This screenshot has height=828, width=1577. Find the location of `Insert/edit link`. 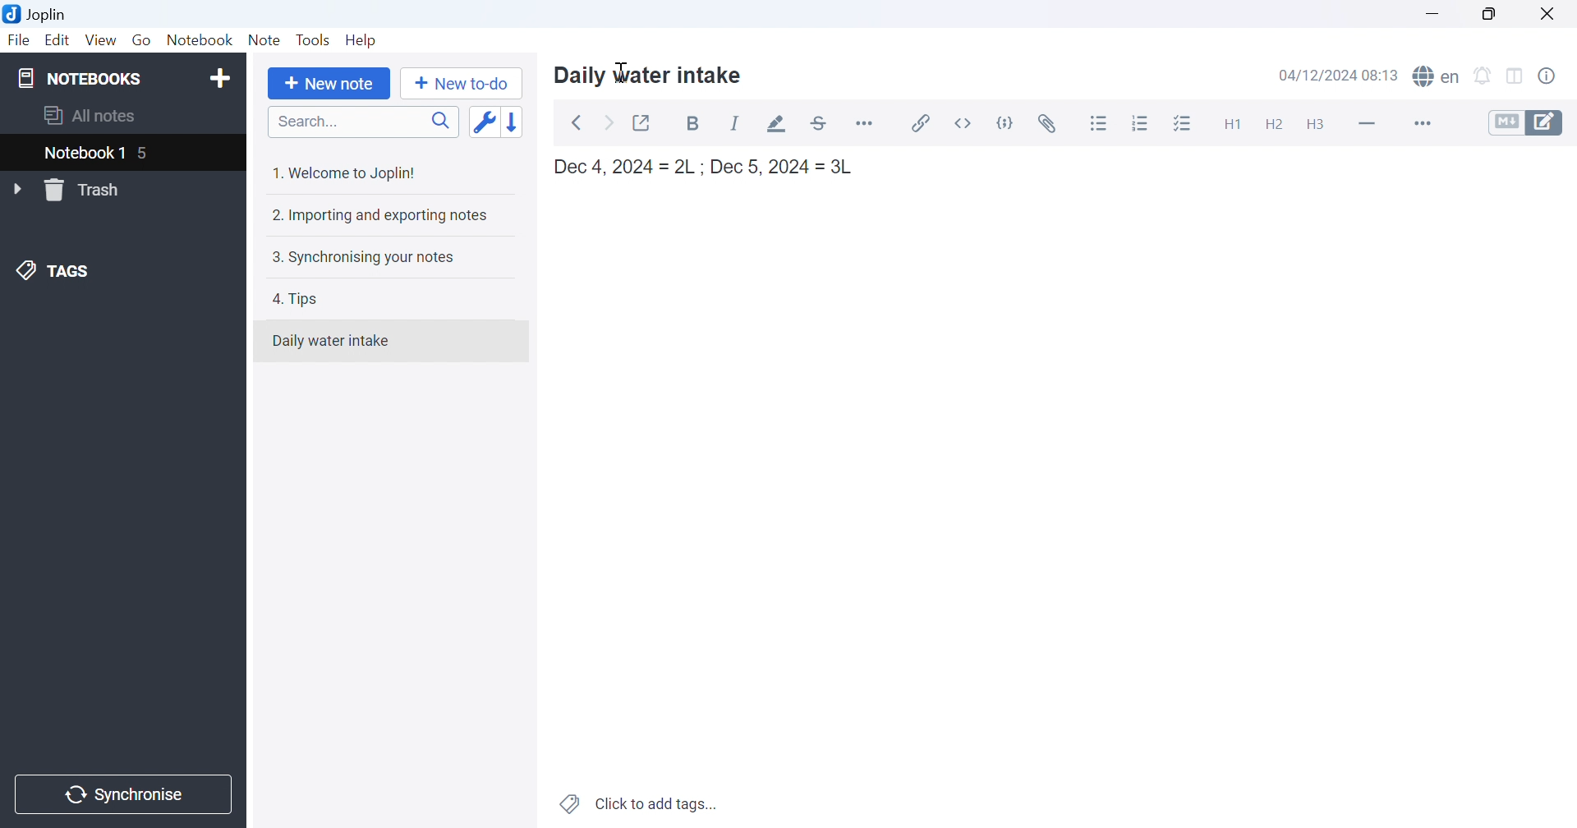

Insert/edit link is located at coordinates (922, 123).